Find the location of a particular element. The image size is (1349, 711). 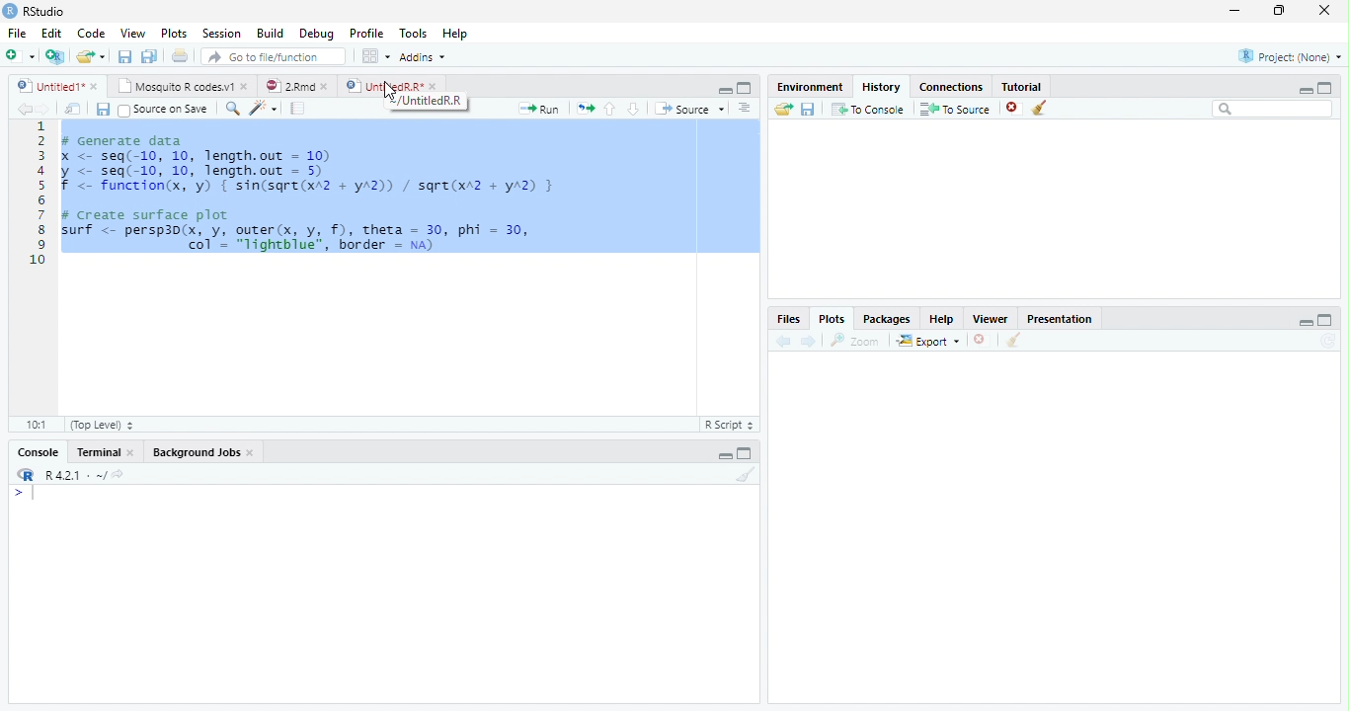

close is located at coordinates (95, 86).